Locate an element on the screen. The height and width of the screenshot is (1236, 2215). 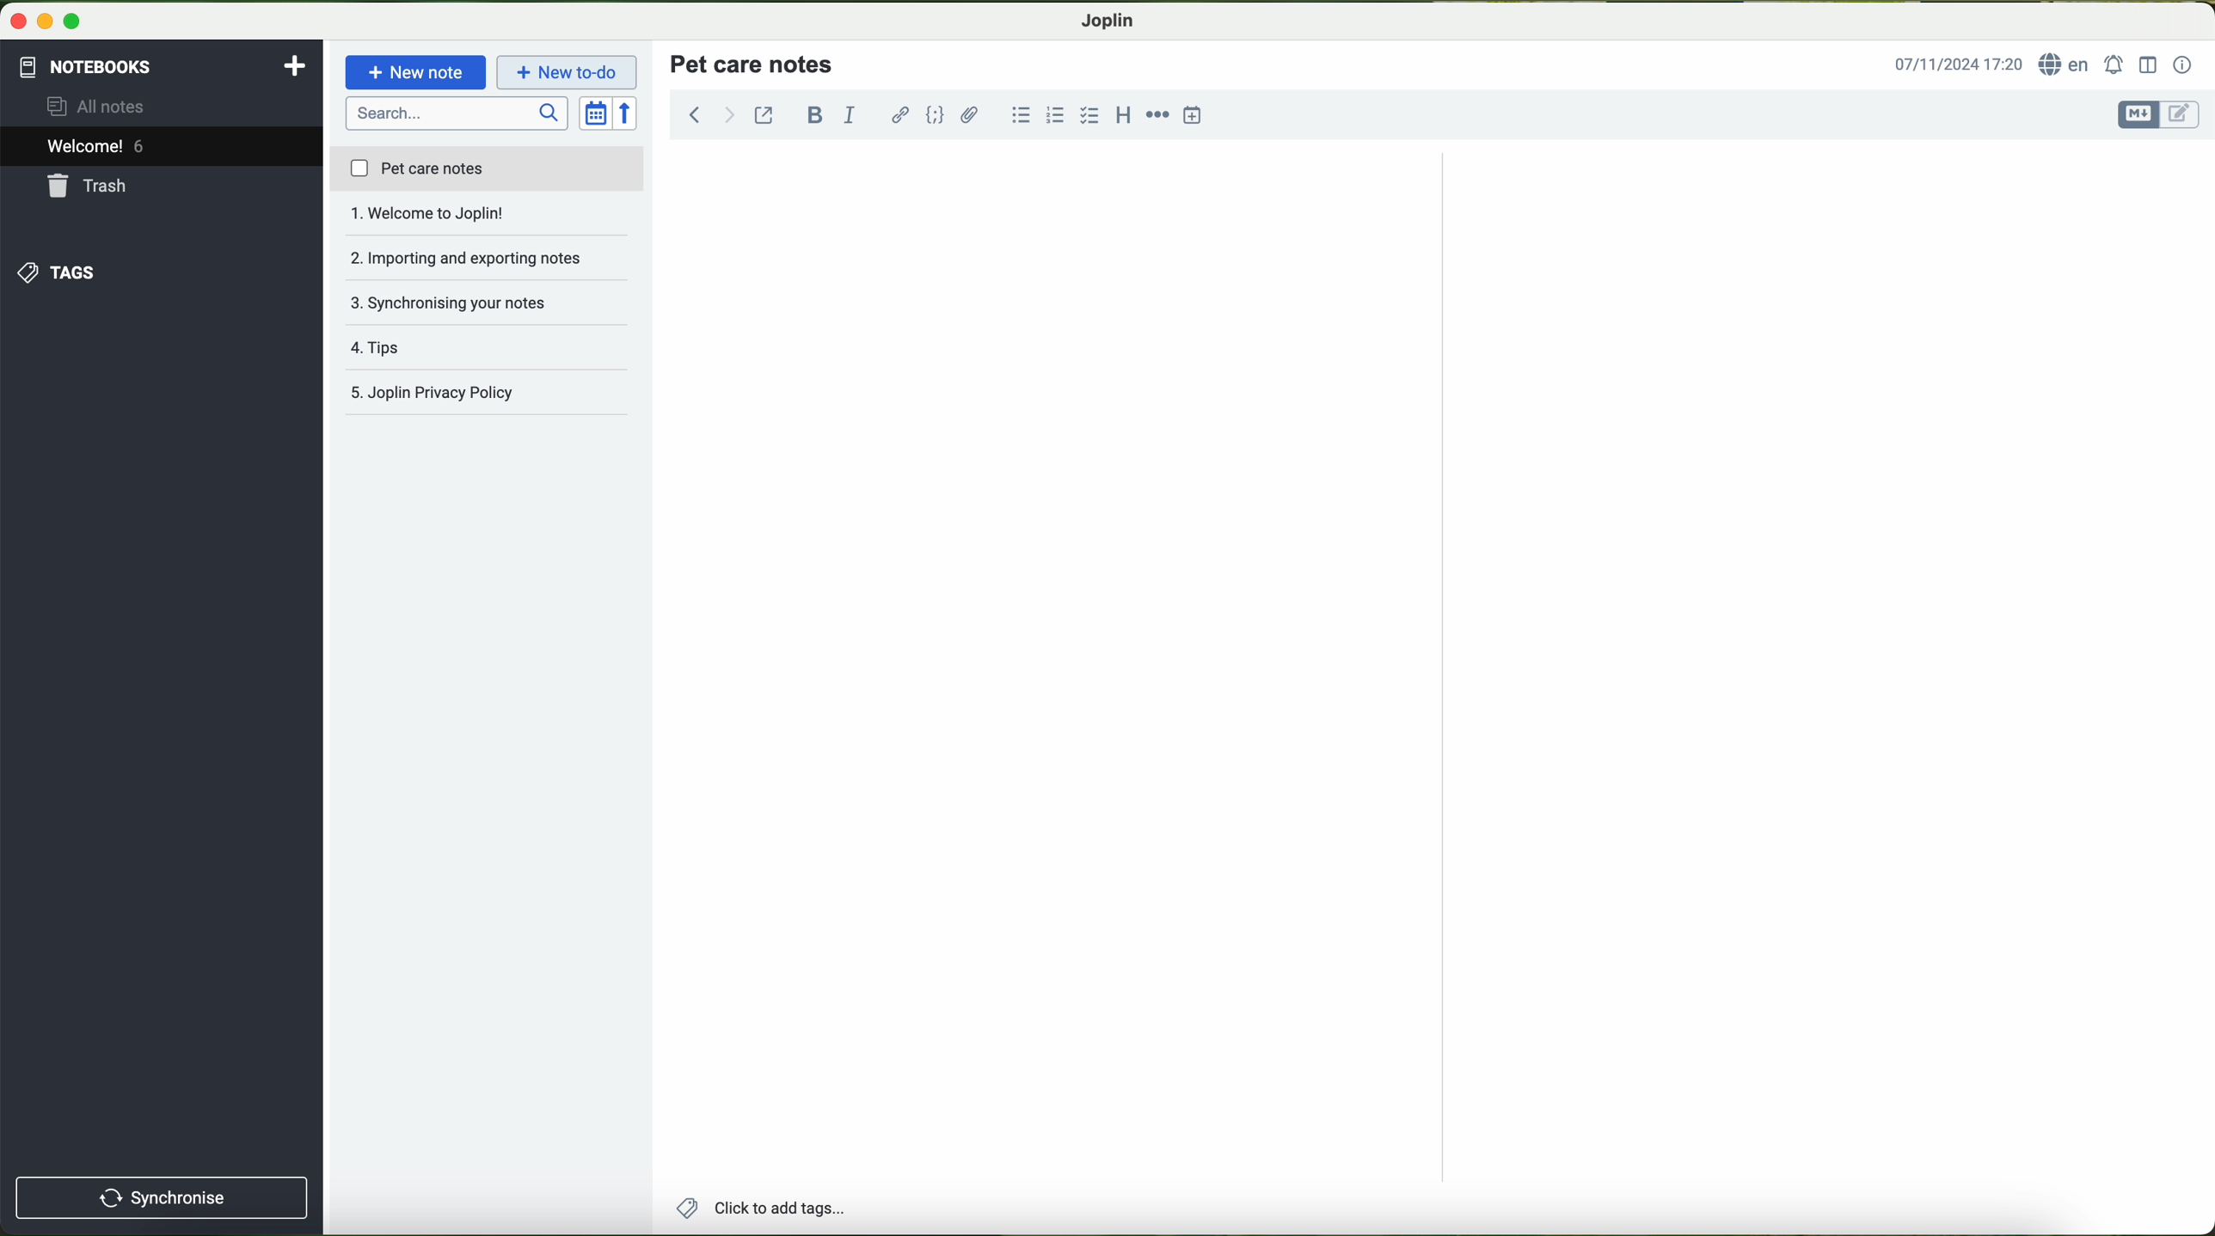
navigation arrows is located at coordinates (709, 114).